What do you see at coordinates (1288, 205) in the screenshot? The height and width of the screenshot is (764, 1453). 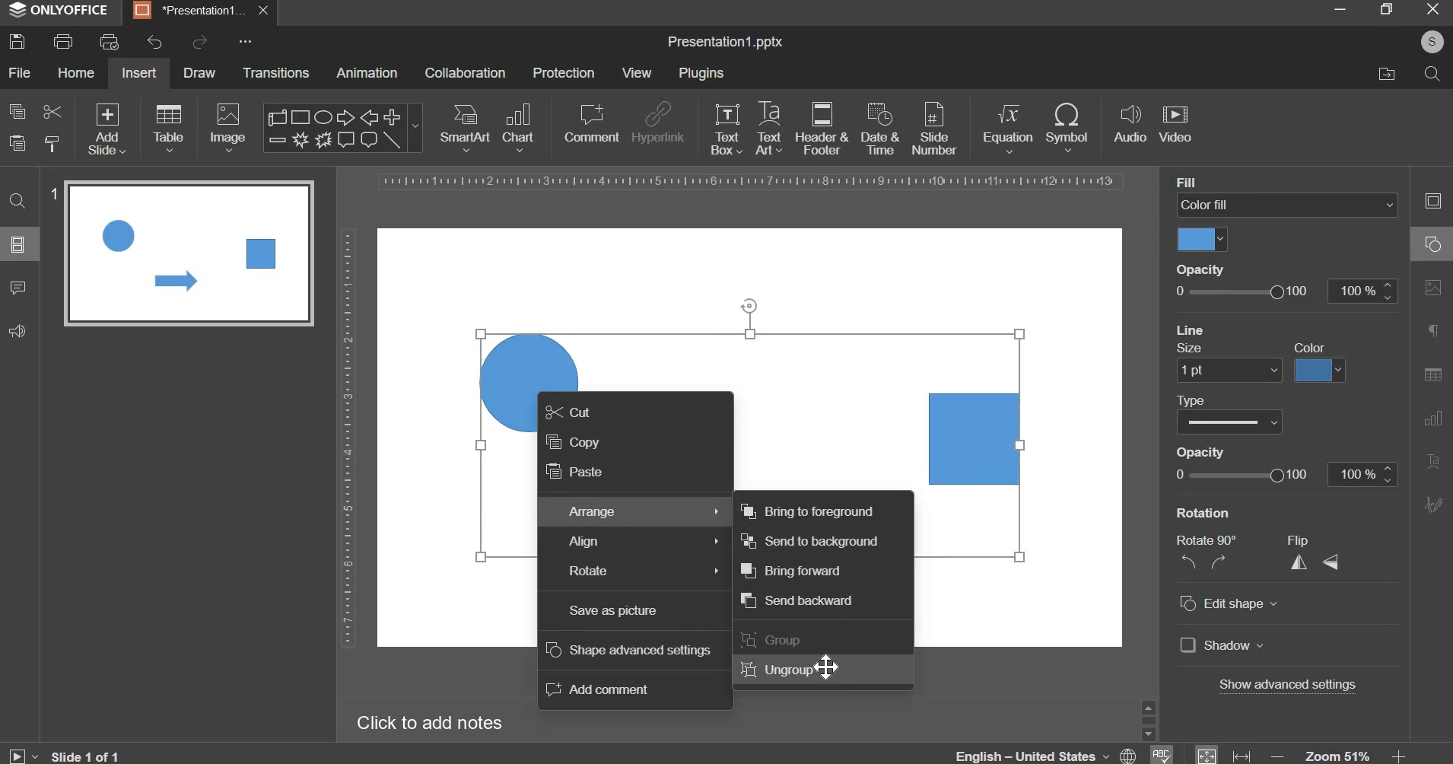 I see `background fill` at bounding box center [1288, 205].